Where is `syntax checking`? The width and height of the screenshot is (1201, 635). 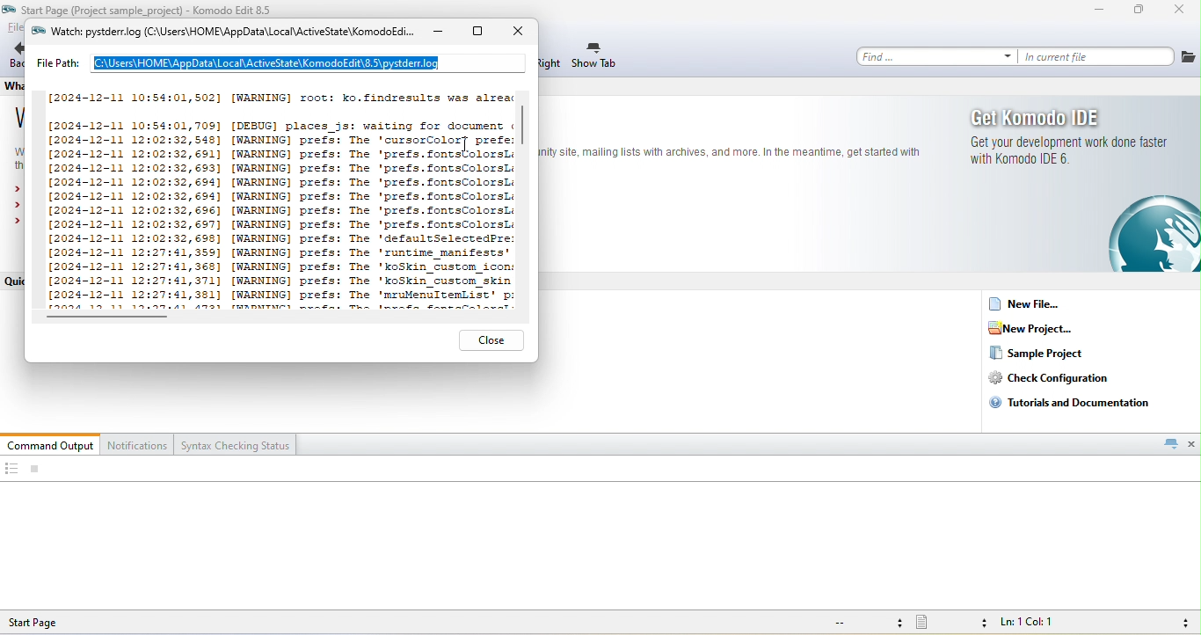 syntax checking is located at coordinates (1181, 623).